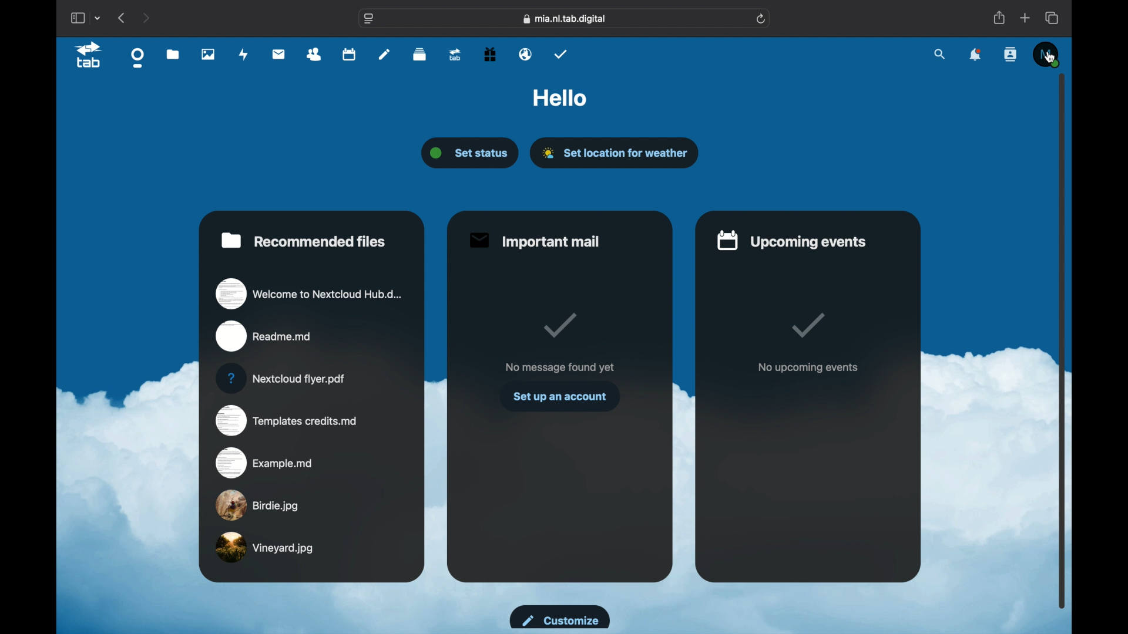 The width and height of the screenshot is (1128, 634). I want to click on vineyard.jpg, so click(265, 548).